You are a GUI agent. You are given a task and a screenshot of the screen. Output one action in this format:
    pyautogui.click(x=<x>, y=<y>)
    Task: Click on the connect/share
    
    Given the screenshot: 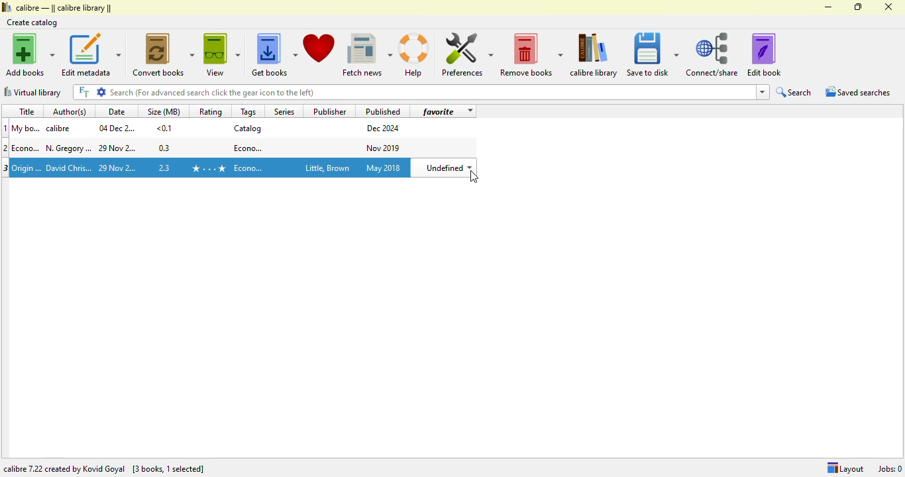 What is the action you would take?
    pyautogui.click(x=712, y=54)
    